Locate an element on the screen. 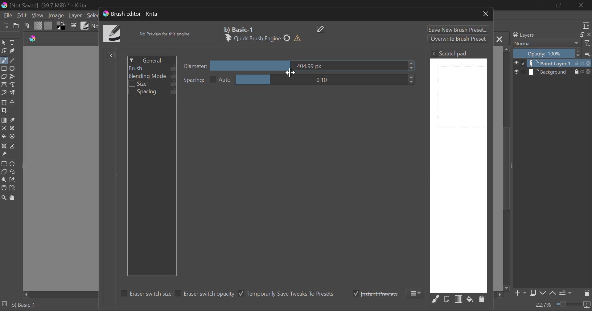 The height and width of the screenshot is (311, 592). Move Layer Down is located at coordinates (542, 292).